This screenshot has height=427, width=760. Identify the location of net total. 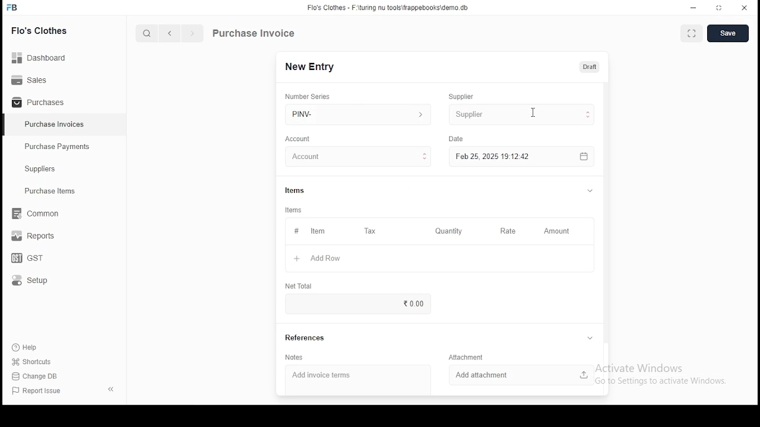
(298, 285).